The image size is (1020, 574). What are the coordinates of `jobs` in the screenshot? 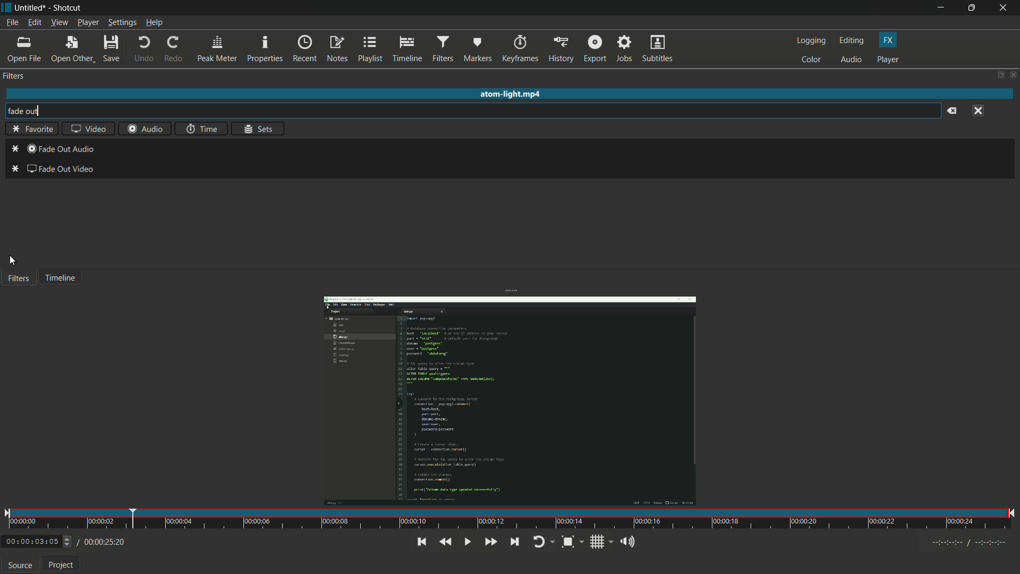 It's located at (623, 49).